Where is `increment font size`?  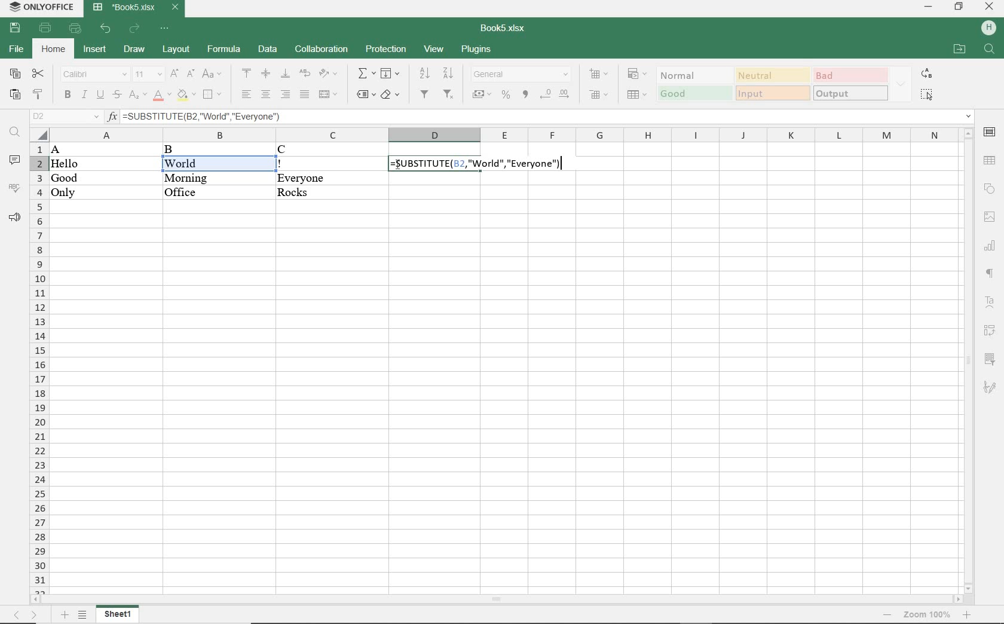 increment font size is located at coordinates (176, 75).